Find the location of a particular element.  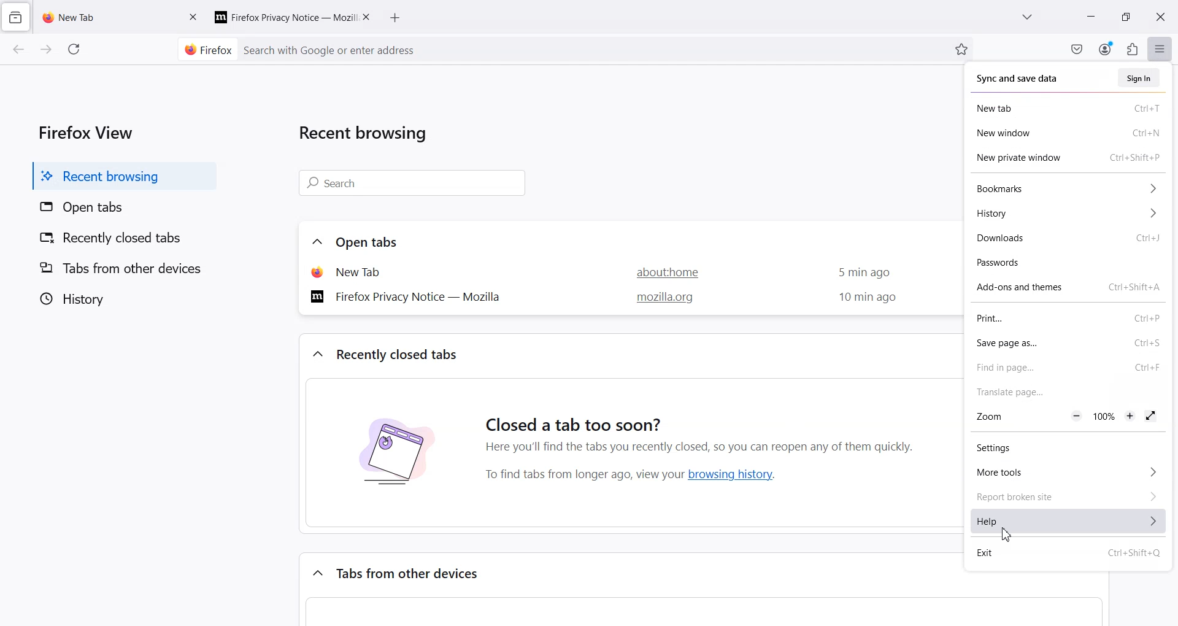

Drop down box of open tab is located at coordinates (314, 242).